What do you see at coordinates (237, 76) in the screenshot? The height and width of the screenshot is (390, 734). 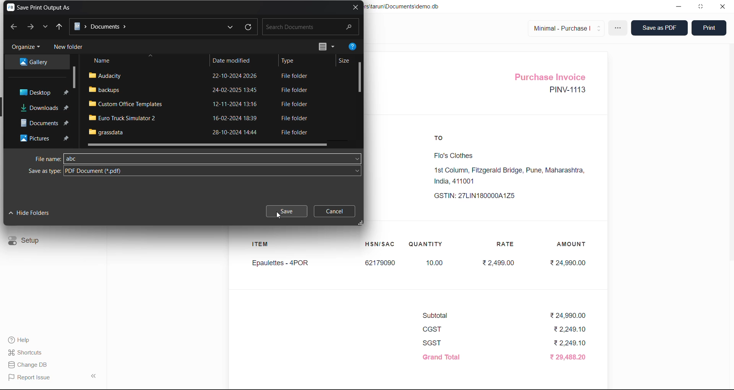 I see `22-10-2024 2026` at bounding box center [237, 76].